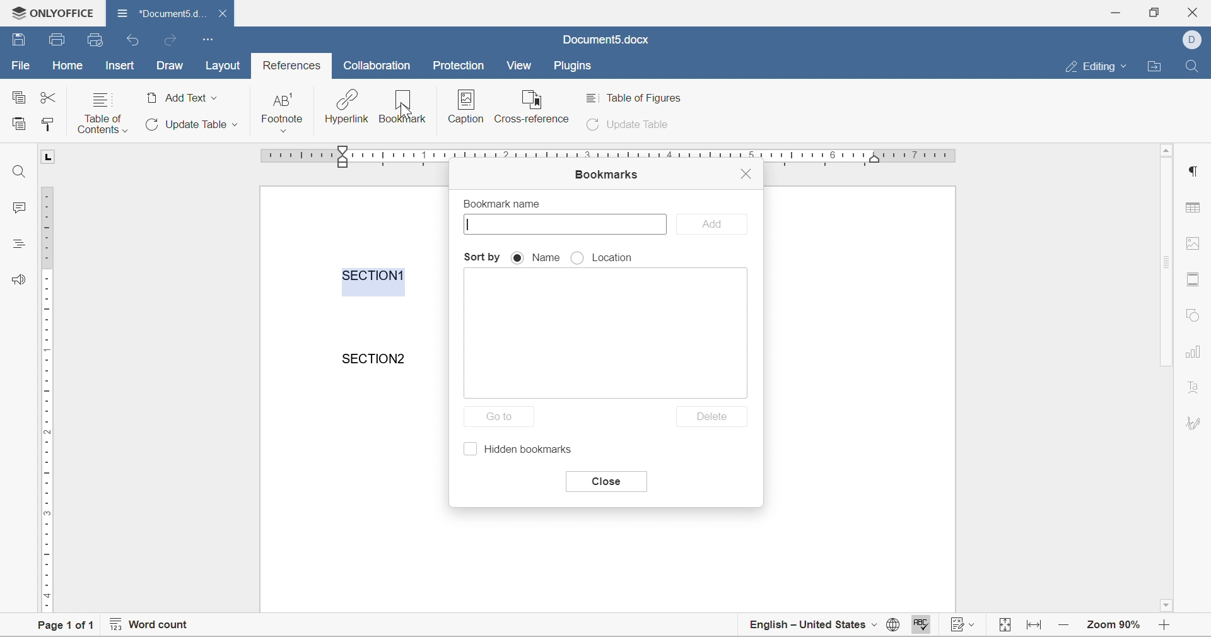  What do you see at coordinates (58, 40) in the screenshot?
I see `save` at bounding box center [58, 40].